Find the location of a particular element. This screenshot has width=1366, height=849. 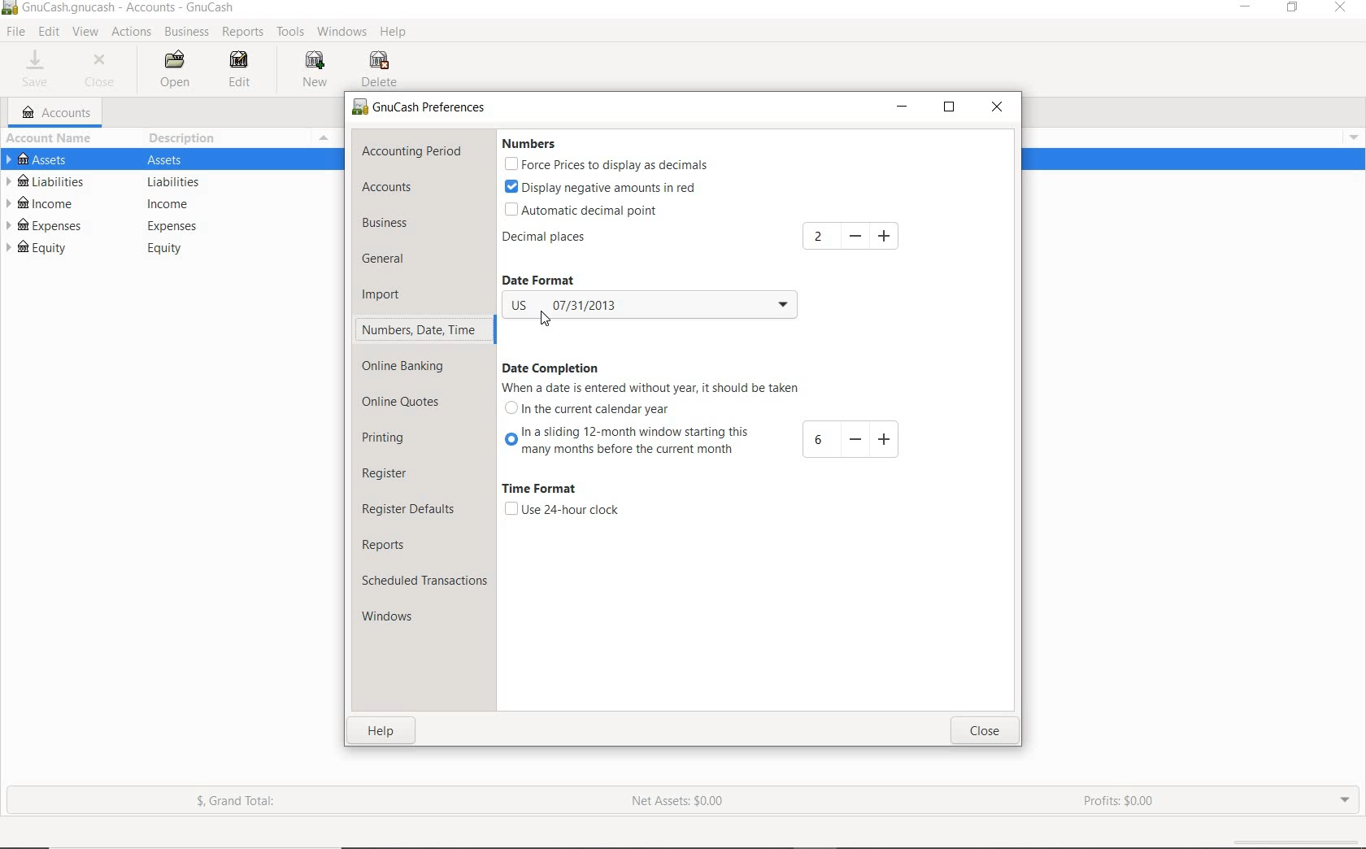

register is located at coordinates (386, 474).